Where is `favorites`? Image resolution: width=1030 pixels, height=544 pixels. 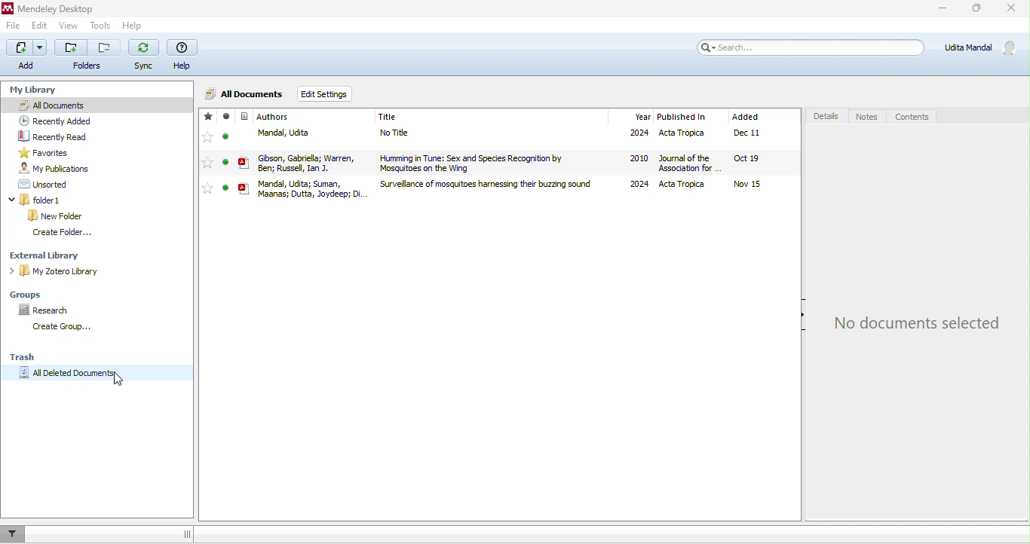 favorites is located at coordinates (208, 154).